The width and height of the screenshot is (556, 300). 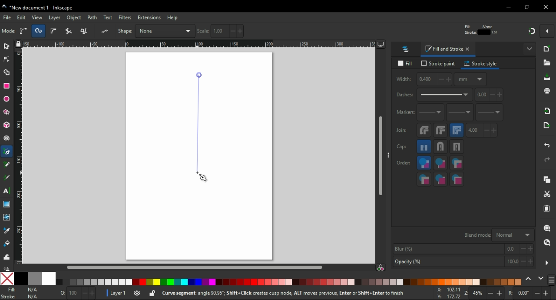 I want to click on mesh, so click(x=7, y=217).